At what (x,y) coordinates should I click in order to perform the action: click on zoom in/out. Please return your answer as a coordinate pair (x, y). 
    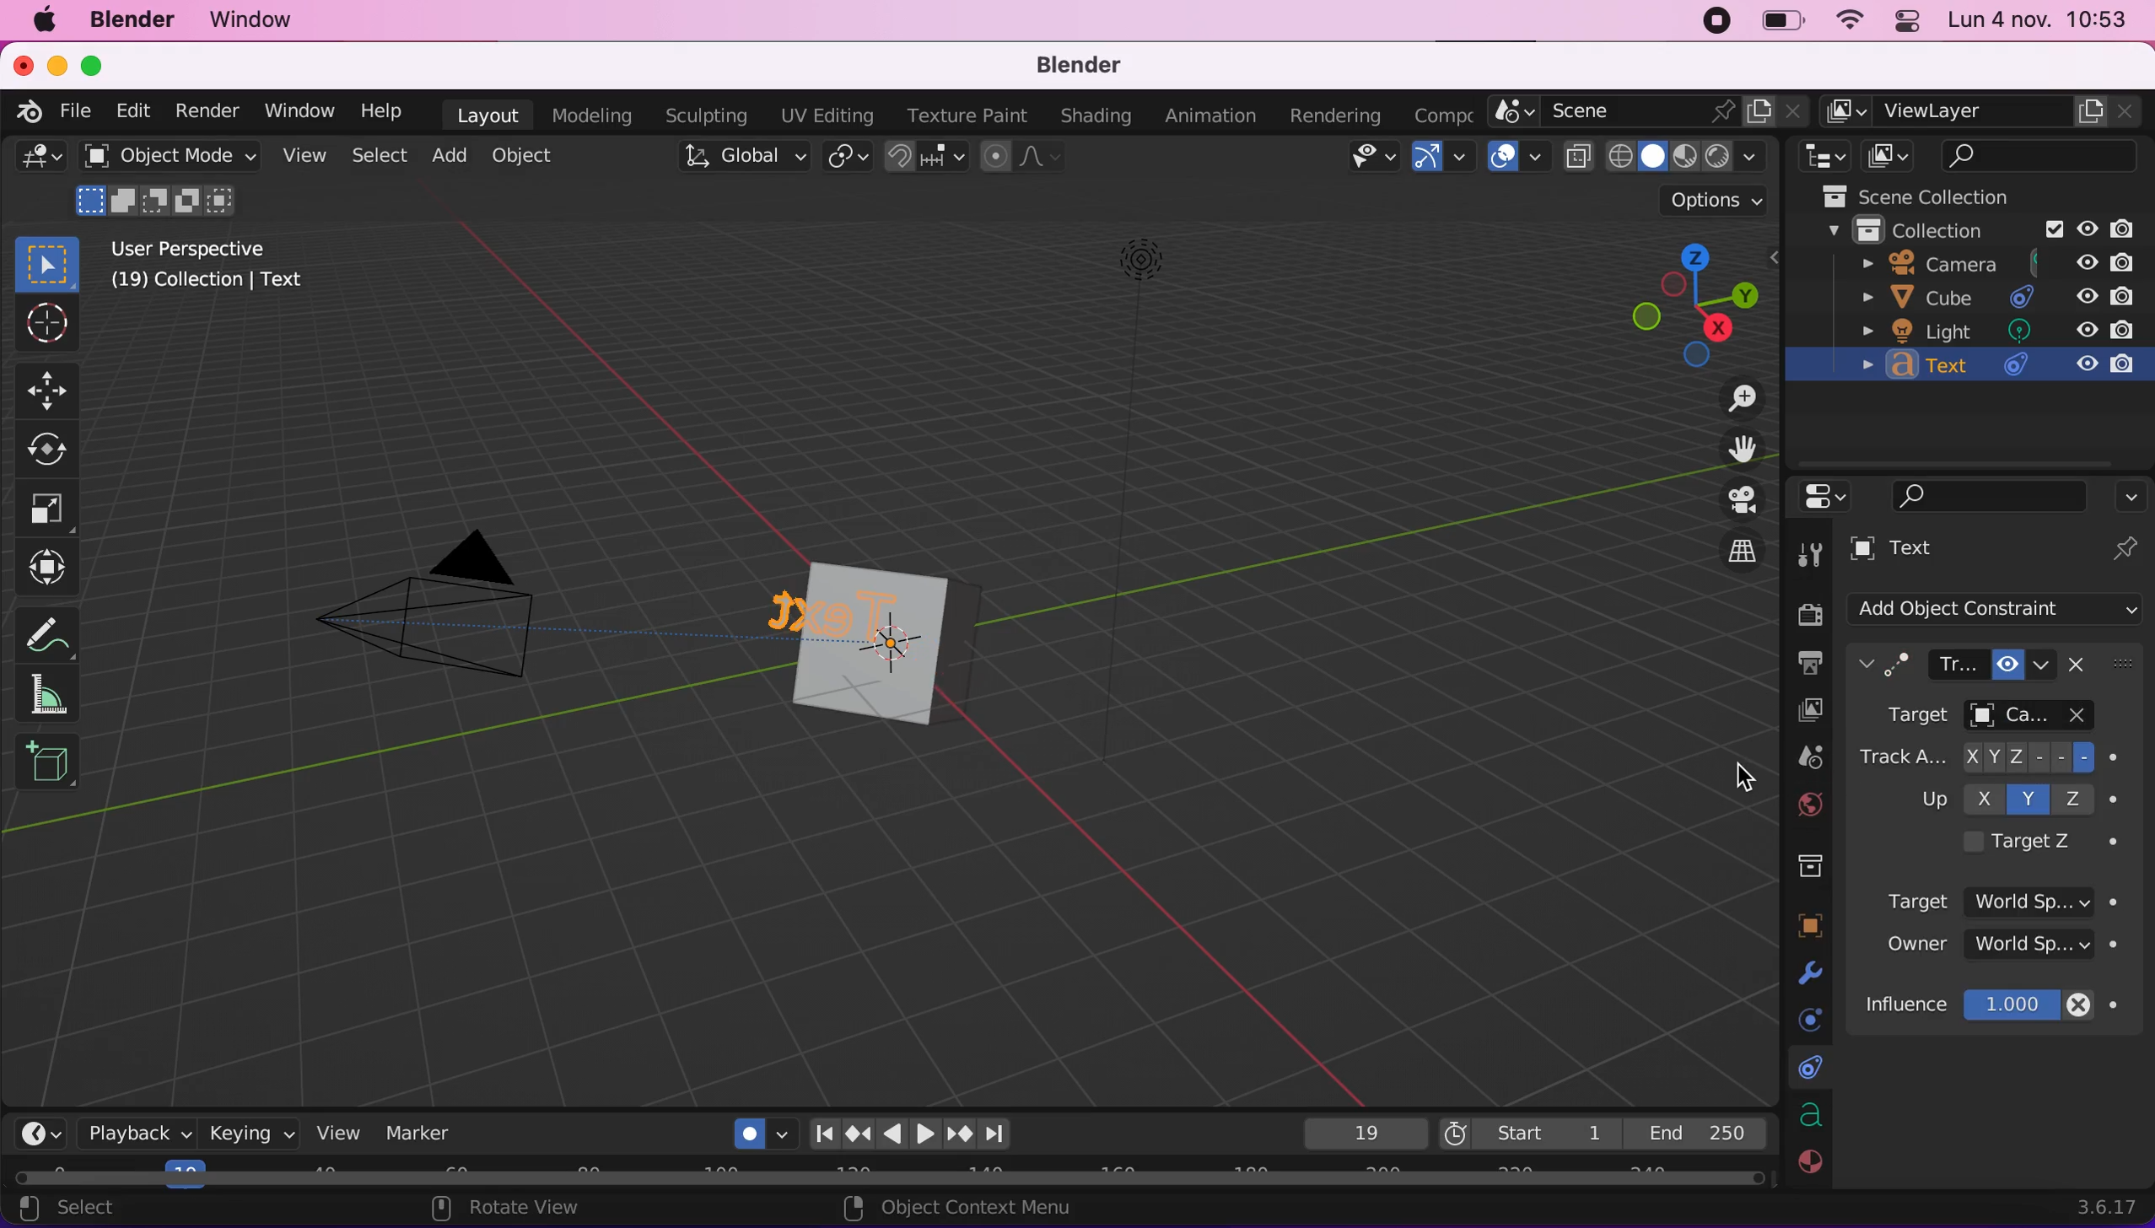
    Looking at the image, I should click on (1736, 403).